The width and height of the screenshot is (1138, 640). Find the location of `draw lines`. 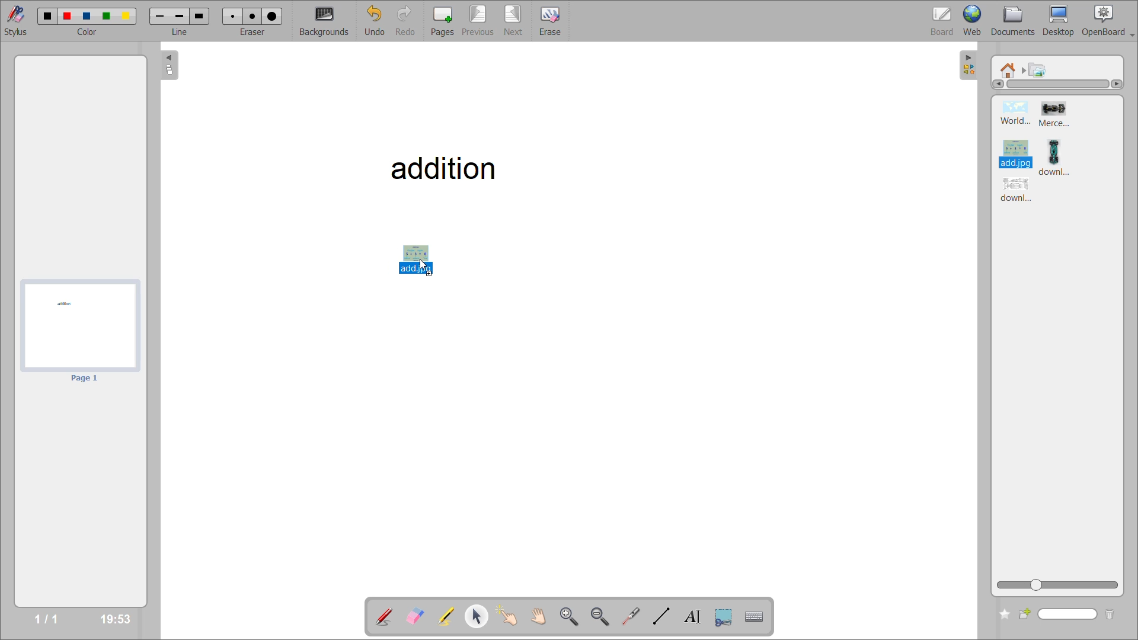

draw lines is located at coordinates (663, 617).